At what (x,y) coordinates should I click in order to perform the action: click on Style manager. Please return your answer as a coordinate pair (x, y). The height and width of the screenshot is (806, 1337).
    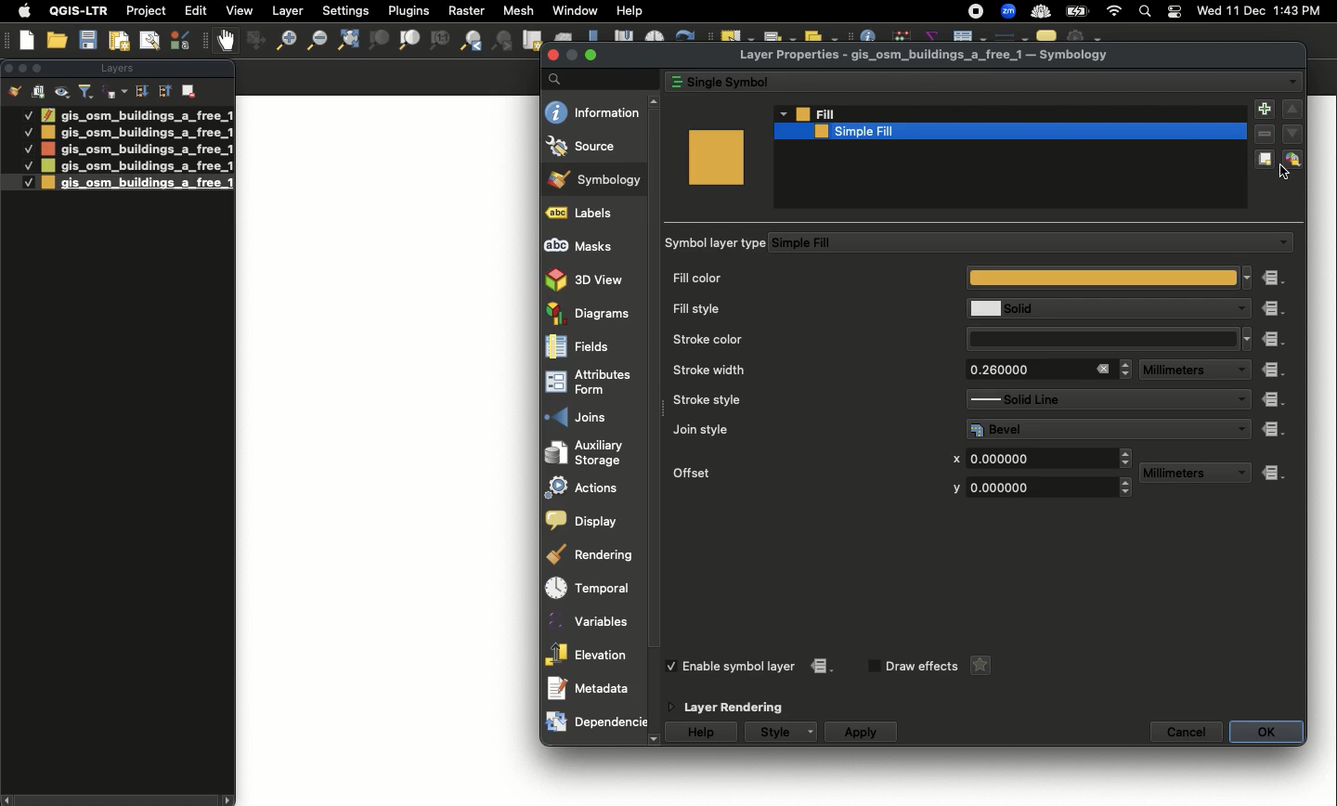
    Looking at the image, I should click on (182, 40).